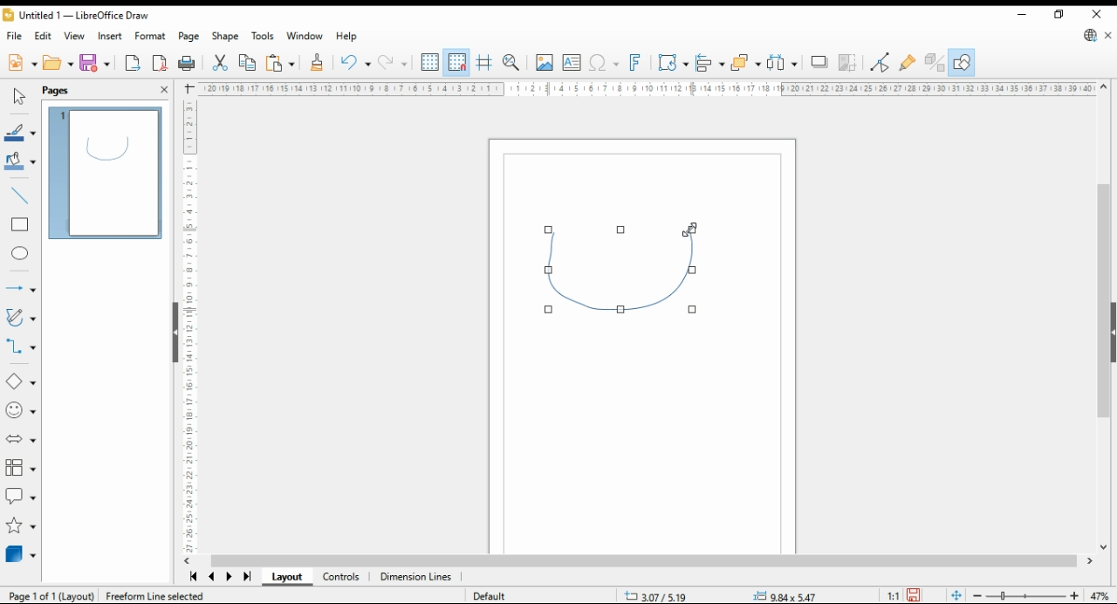 The width and height of the screenshot is (1117, 604). What do you see at coordinates (160, 64) in the screenshot?
I see `export as pdf` at bounding box center [160, 64].